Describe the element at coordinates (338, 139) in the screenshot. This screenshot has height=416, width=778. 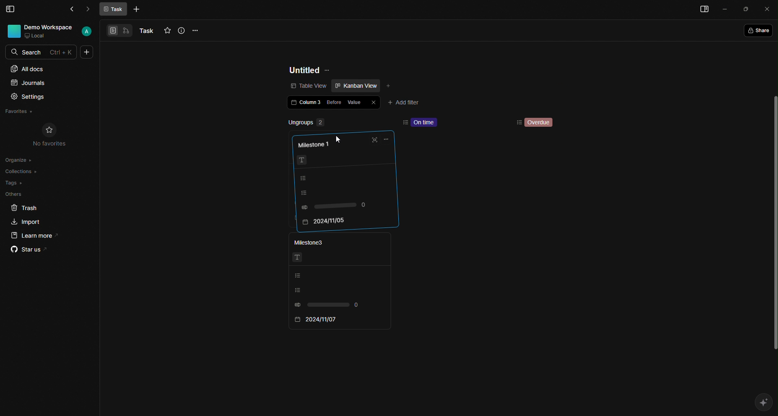
I see `Cursor` at that location.